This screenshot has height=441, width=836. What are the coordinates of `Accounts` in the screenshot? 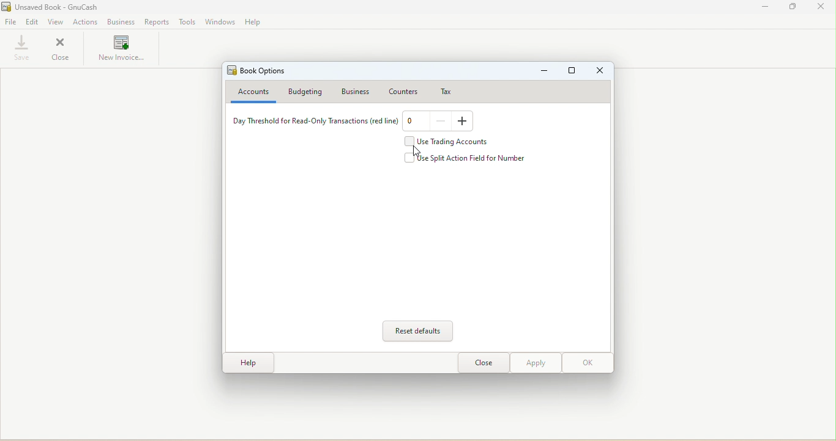 It's located at (252, 93).